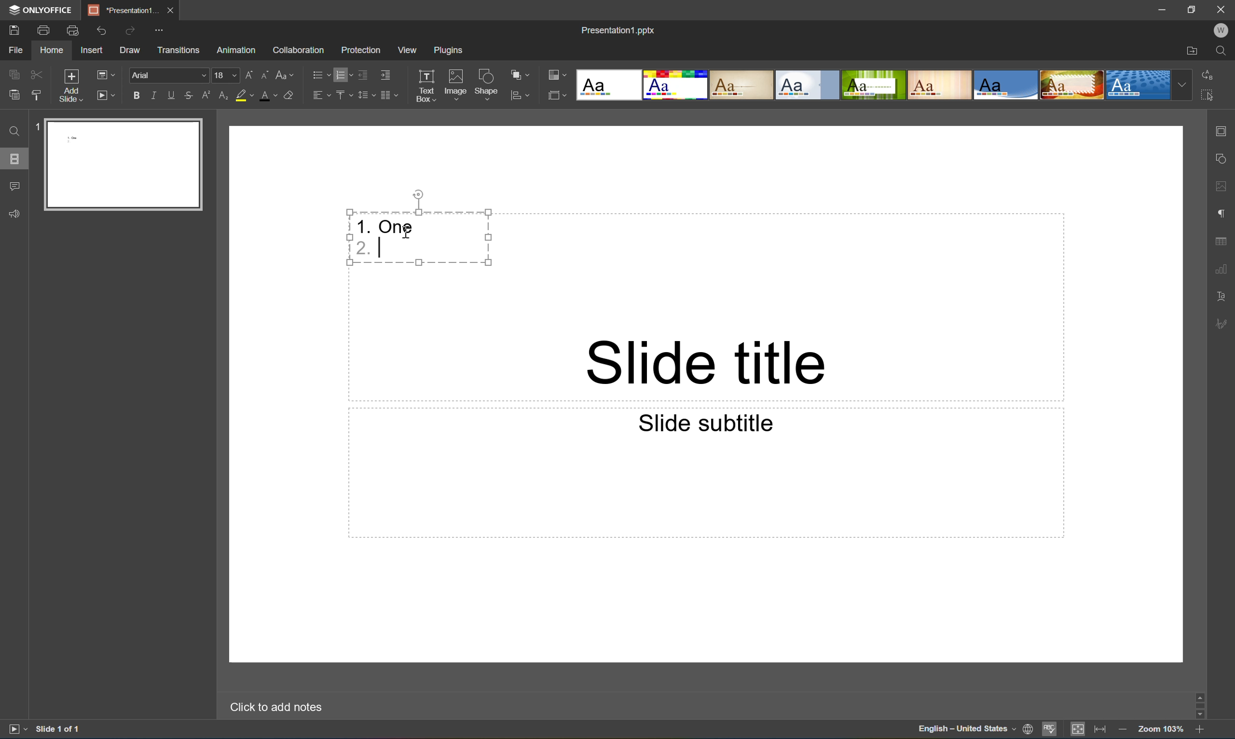 This screenshot has width=1235, height=739. I want to click on Cut, so click(36, 72).